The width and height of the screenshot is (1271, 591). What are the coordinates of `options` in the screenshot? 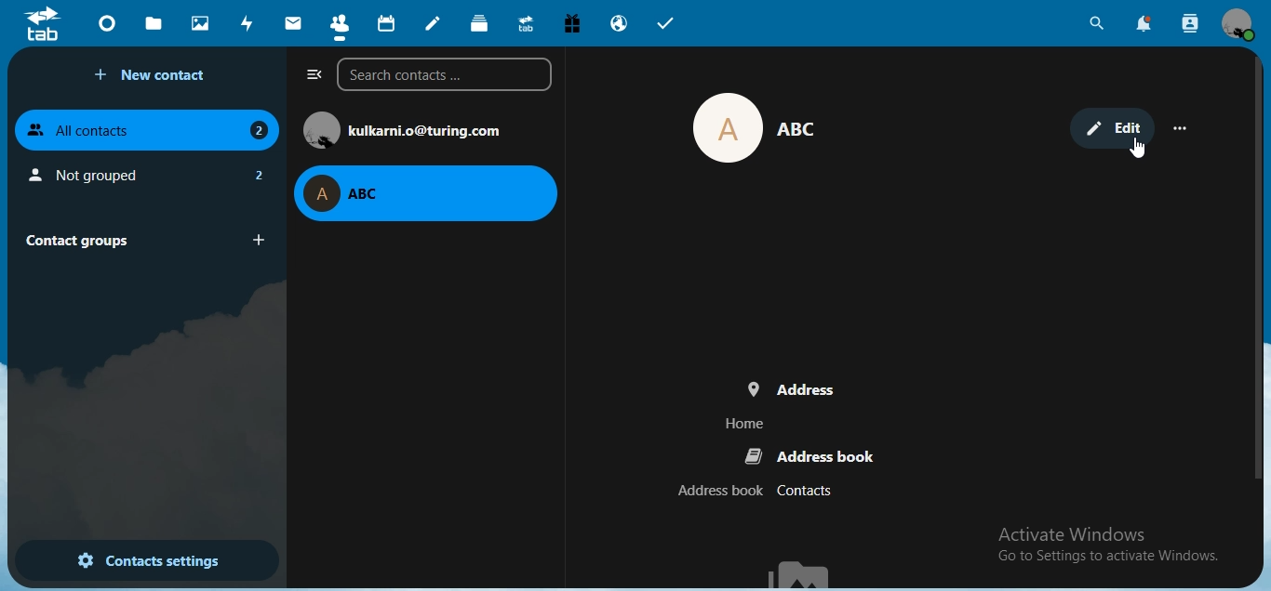 It's located at (1184, 129).